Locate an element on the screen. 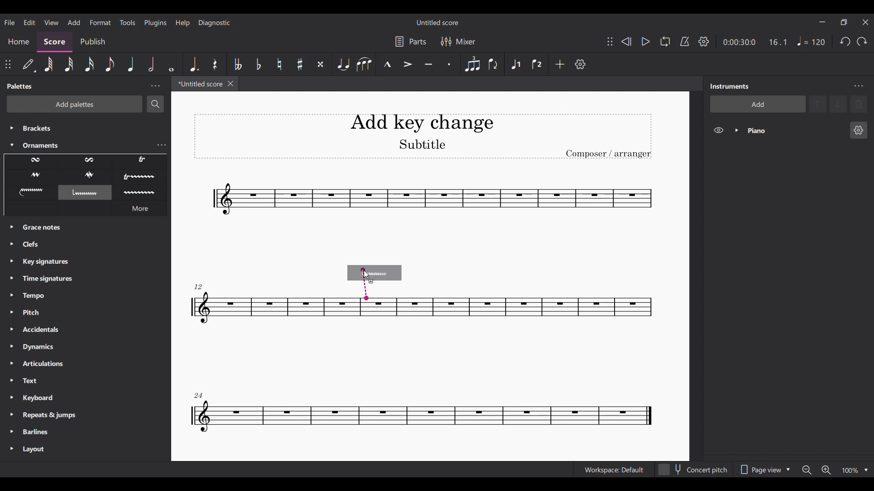 The image size is (874, 491). Toggle flat is located at coordinates (259, 65).